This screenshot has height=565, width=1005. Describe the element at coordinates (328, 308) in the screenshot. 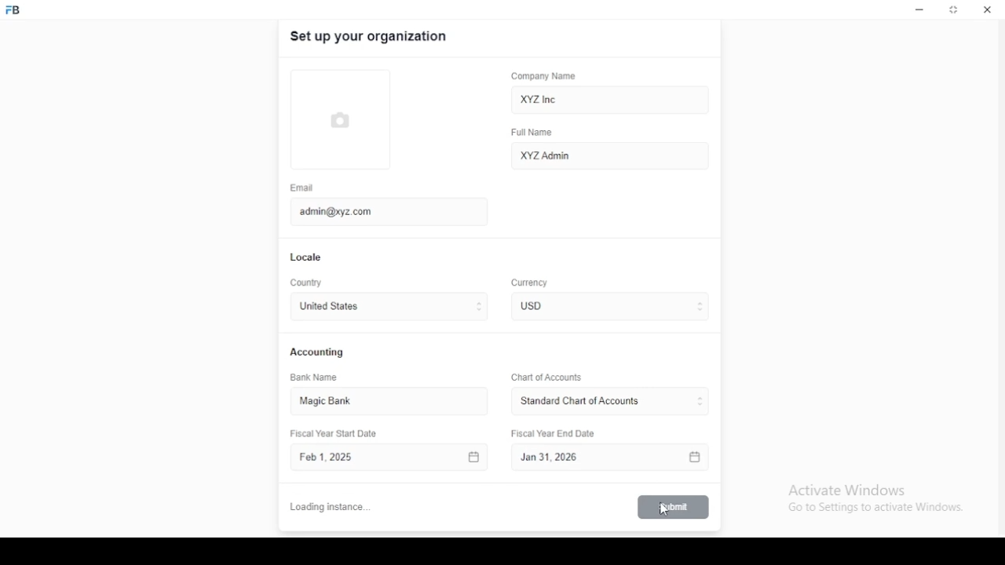

I see `united states` at that location.